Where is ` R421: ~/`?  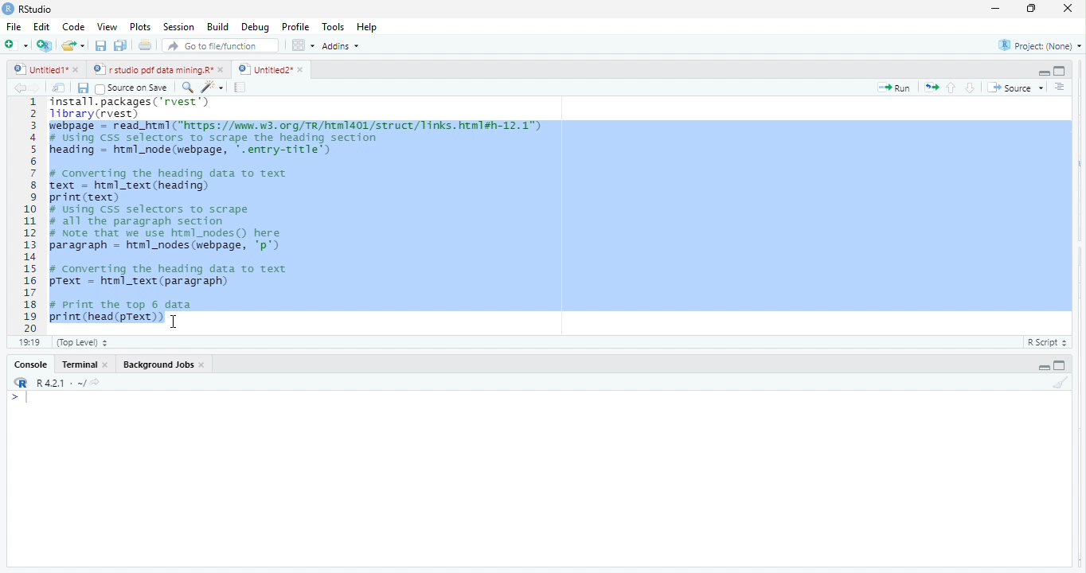
 R421: ~/ is located at coordinates (72, 383).